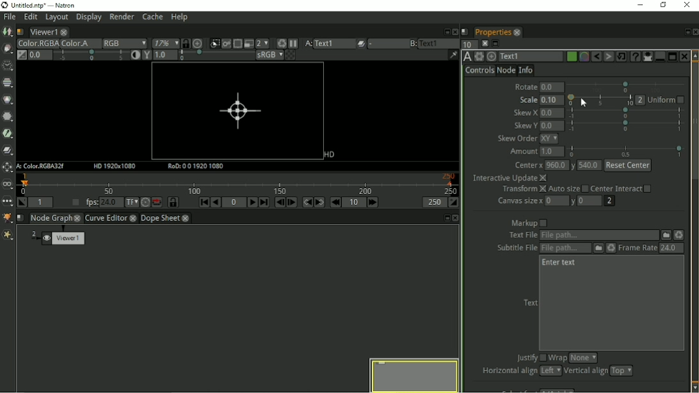 The width and height of the screenshot is (699, 393). What do you see at coordinates (452, 56) in the screenshot?
I see `Show/hide information bar` at bounding box center [452, 56].